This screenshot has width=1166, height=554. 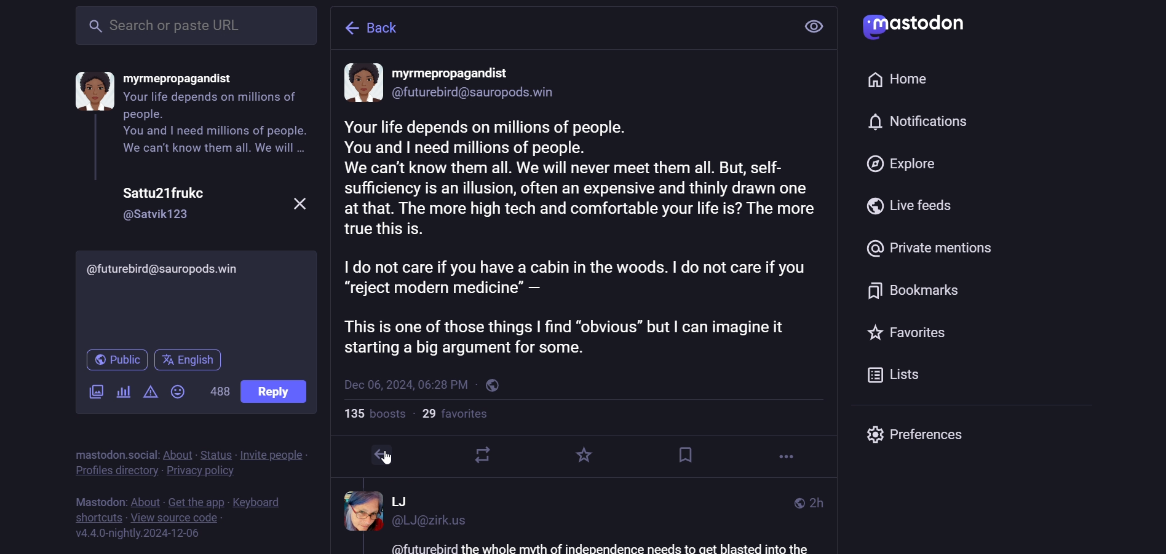 I want to click on id, so click(x=477, y=95).